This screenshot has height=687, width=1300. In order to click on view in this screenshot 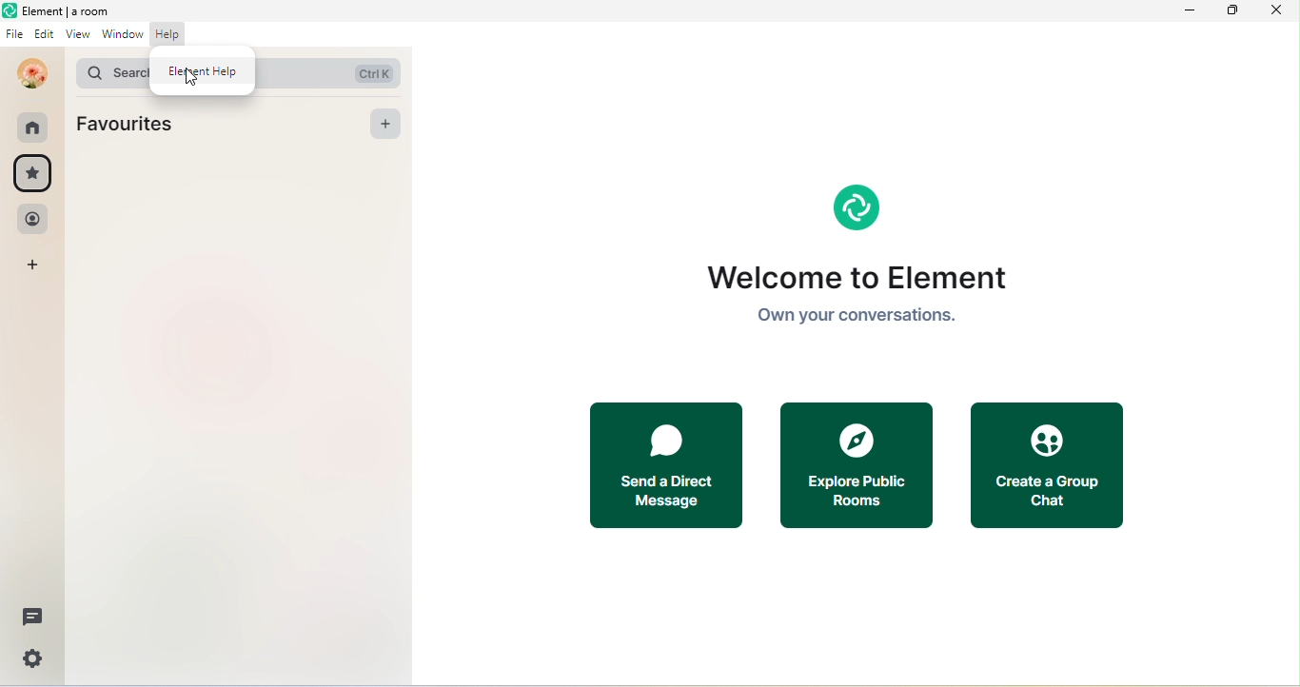, I will do `click(75, 34)`.